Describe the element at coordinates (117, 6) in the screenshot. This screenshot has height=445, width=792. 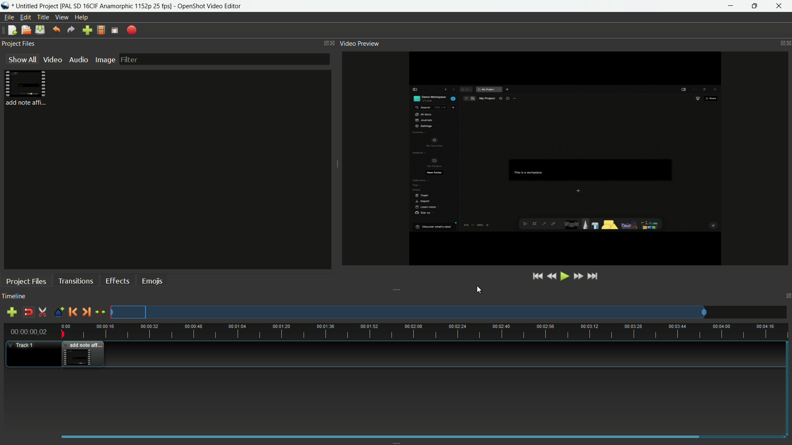
I see `profile` at that location.